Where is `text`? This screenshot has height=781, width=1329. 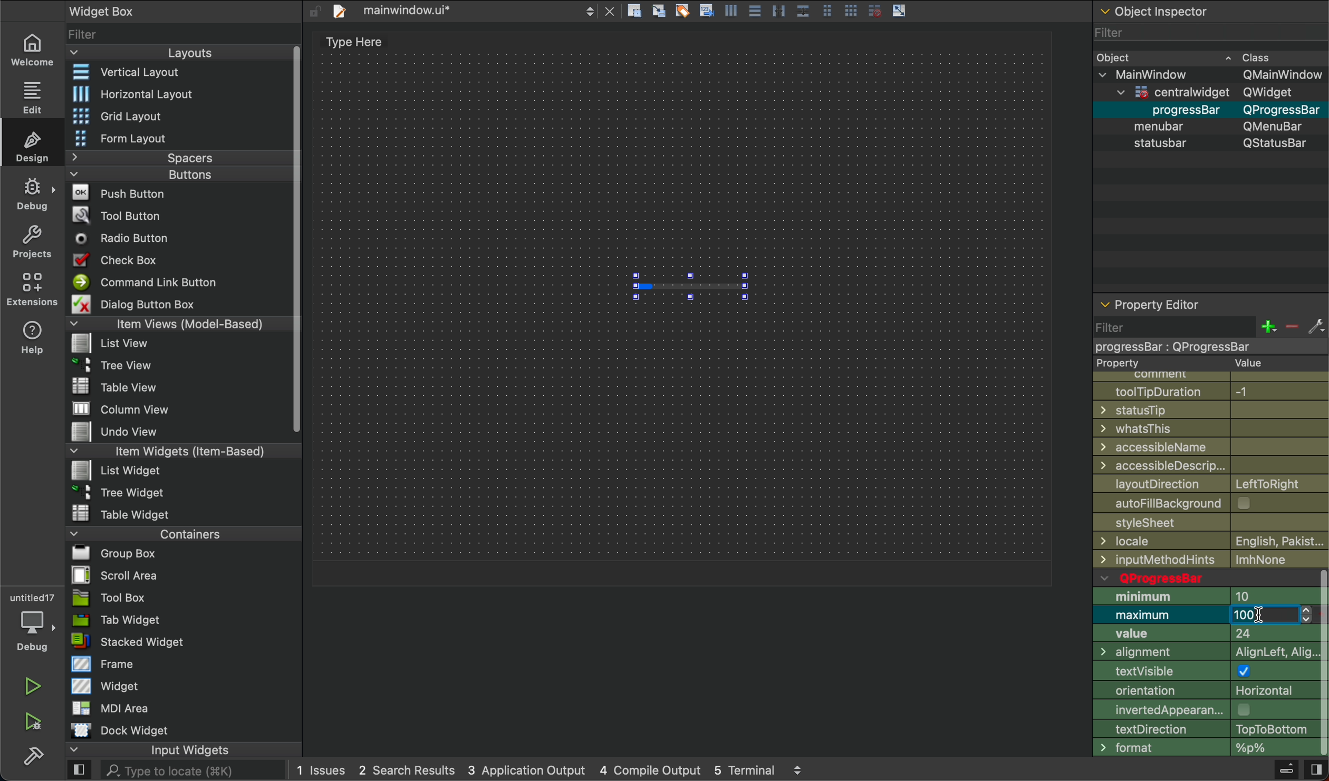 text is located at coordinates (349, 44).